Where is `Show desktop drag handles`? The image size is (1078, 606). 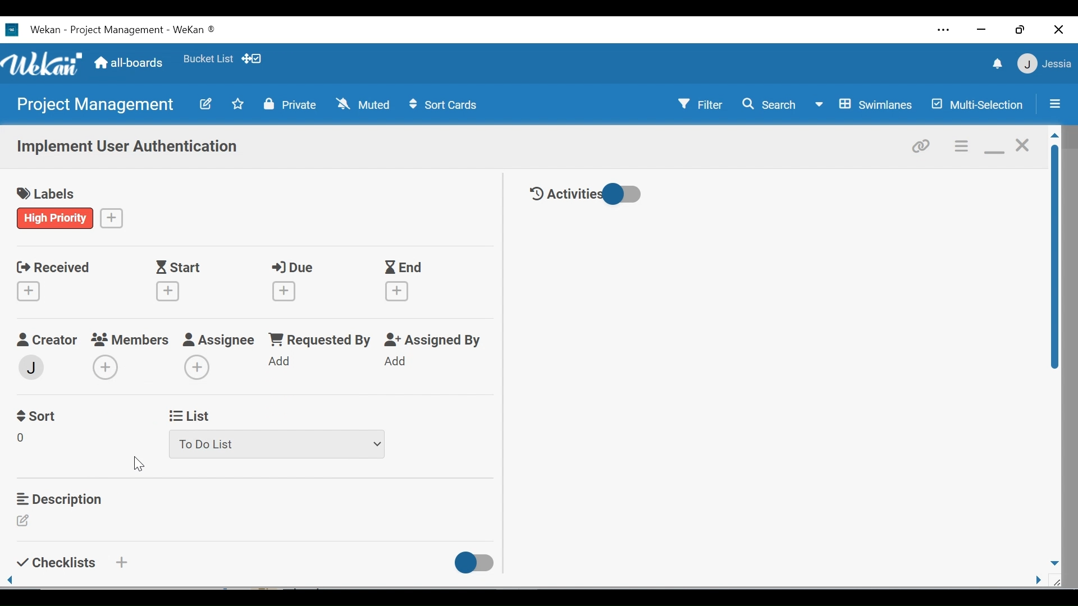
Show desktop drag handles is located at coordinates (254, 59).